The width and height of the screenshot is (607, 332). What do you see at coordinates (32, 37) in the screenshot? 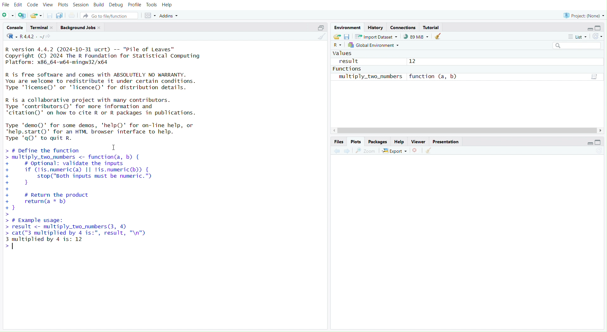
I see `R 4.4.2~/` at bounding box center [32, 37].